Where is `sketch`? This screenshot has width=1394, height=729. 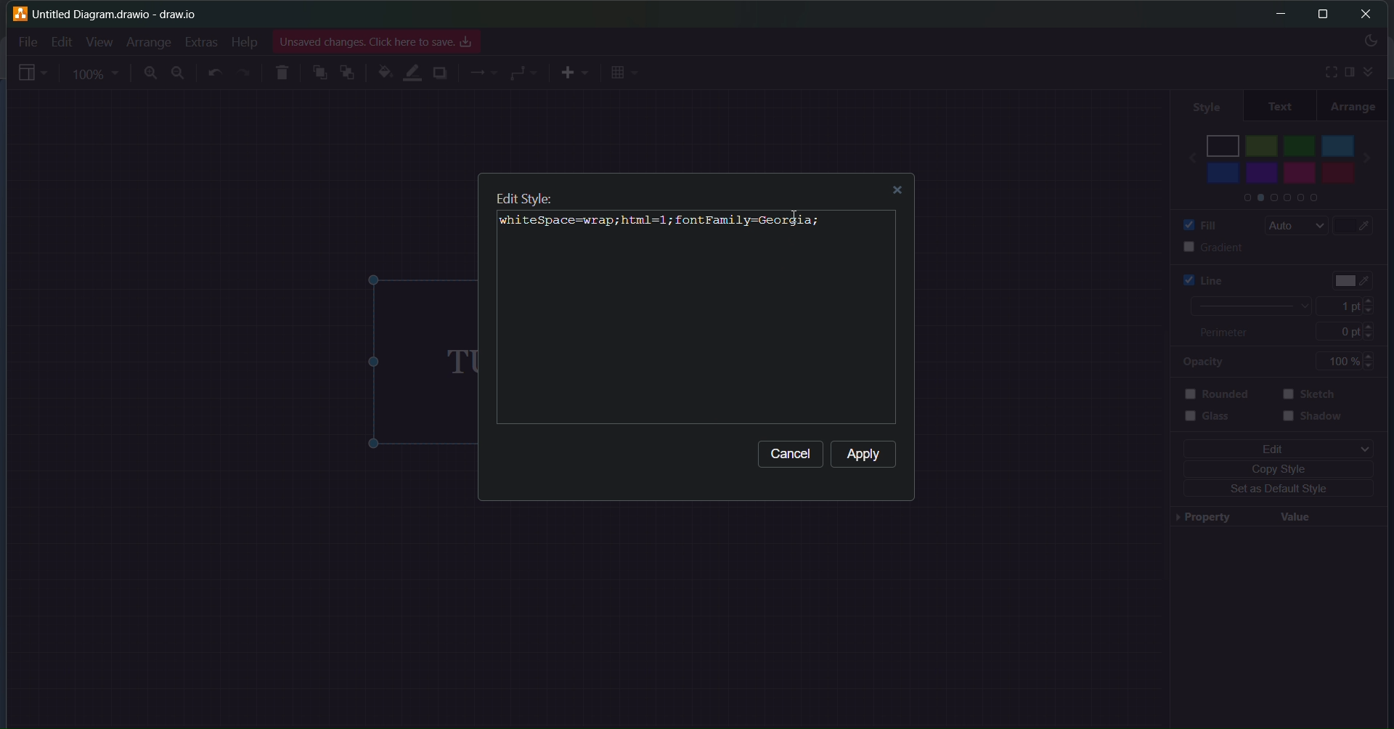
sketch is located at coordinates (1314, 395).